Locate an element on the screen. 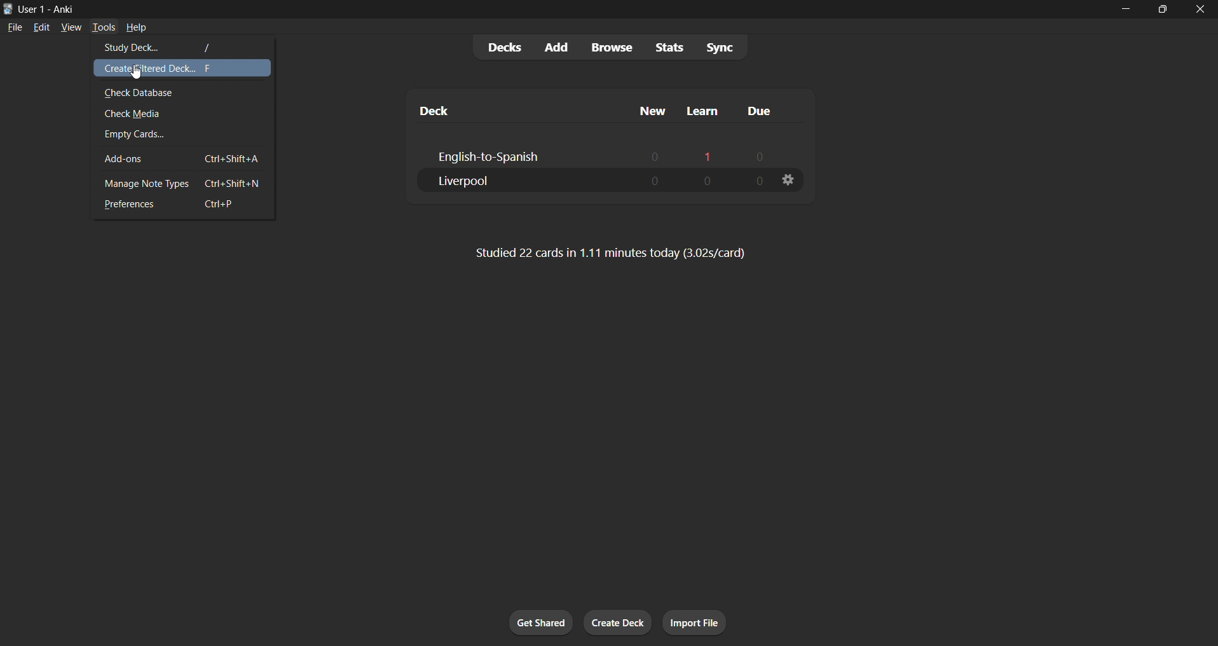  english-to-spanish is located at coordinates (502, 156).